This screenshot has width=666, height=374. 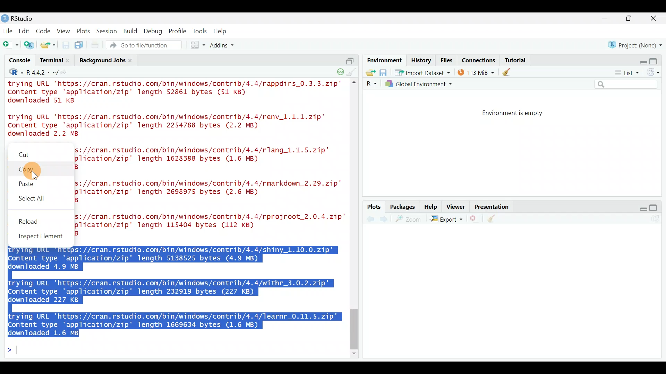 What do you see at coordinates (447, 60) in the screenshot?
I see `Files` at bounding box center [447, 60].